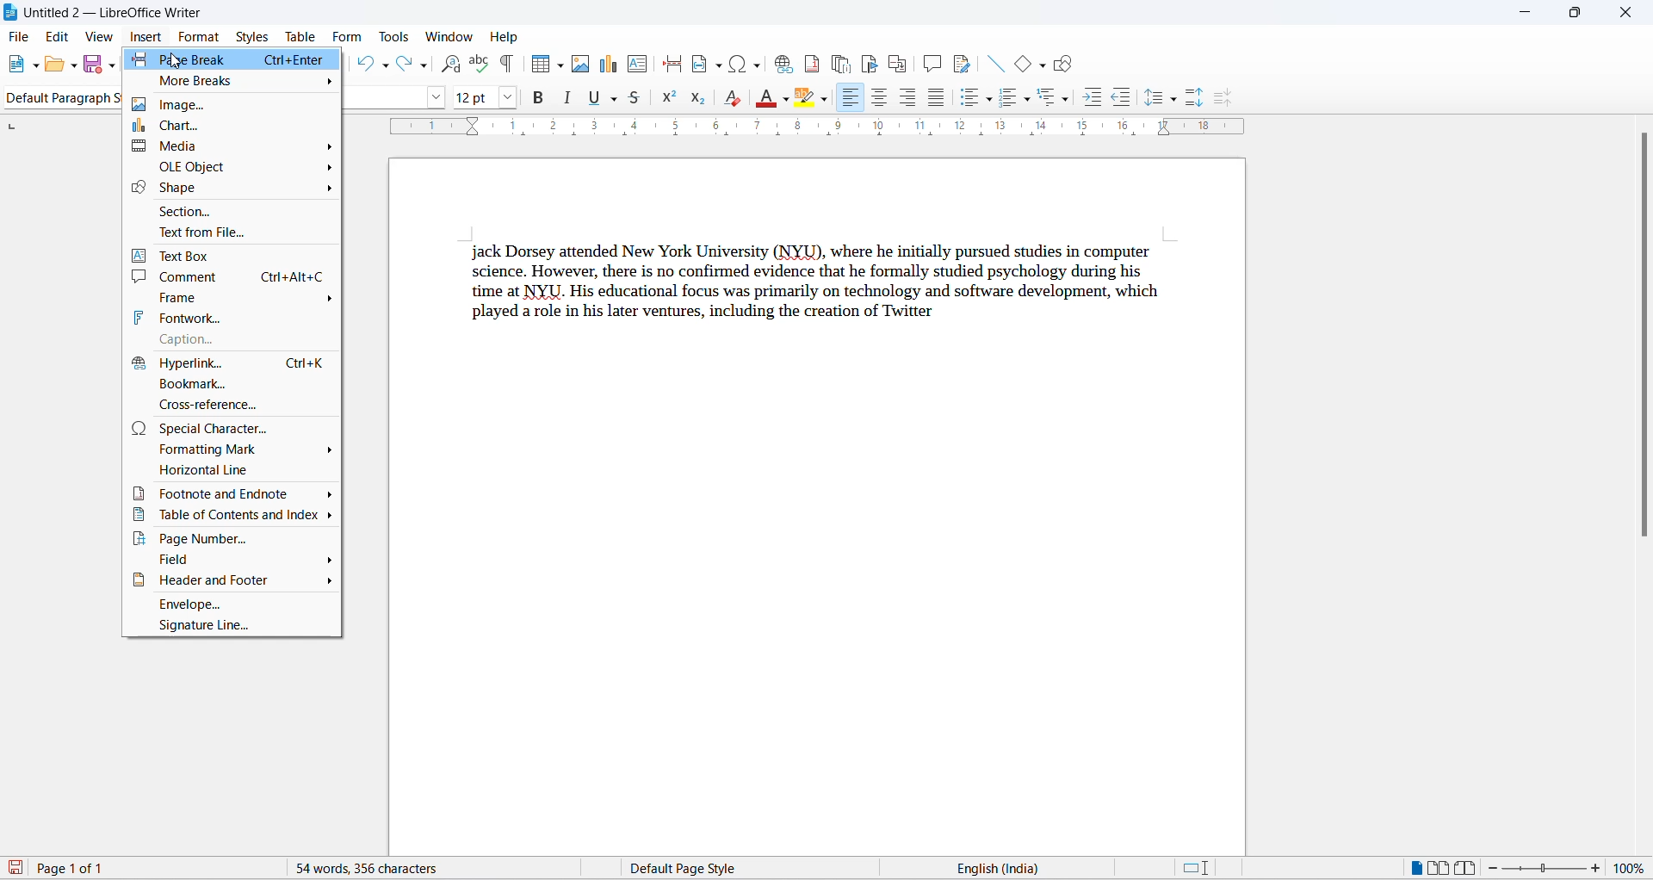 This screenshot has width=1653, height=880. Describe the element at coordinates (1152, 98) in the screenshot. I see `line spacing` at that location.